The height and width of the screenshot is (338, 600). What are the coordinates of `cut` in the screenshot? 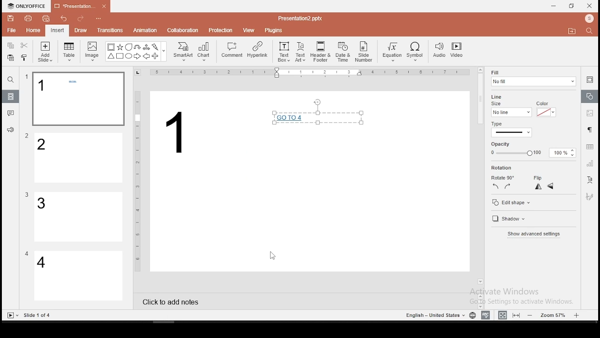 It's located at (24, 45).